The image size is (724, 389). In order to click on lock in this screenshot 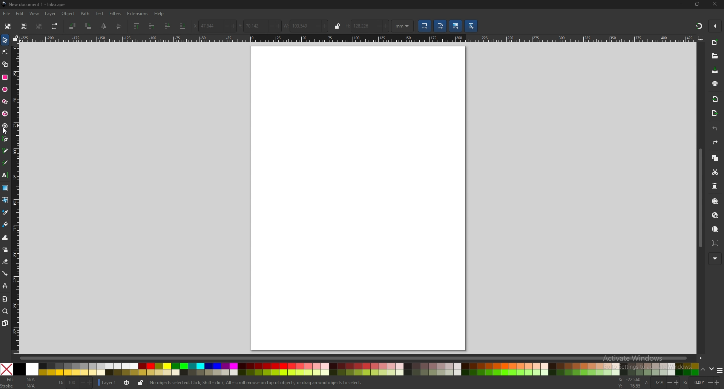, I will do `click(141, 384)`.